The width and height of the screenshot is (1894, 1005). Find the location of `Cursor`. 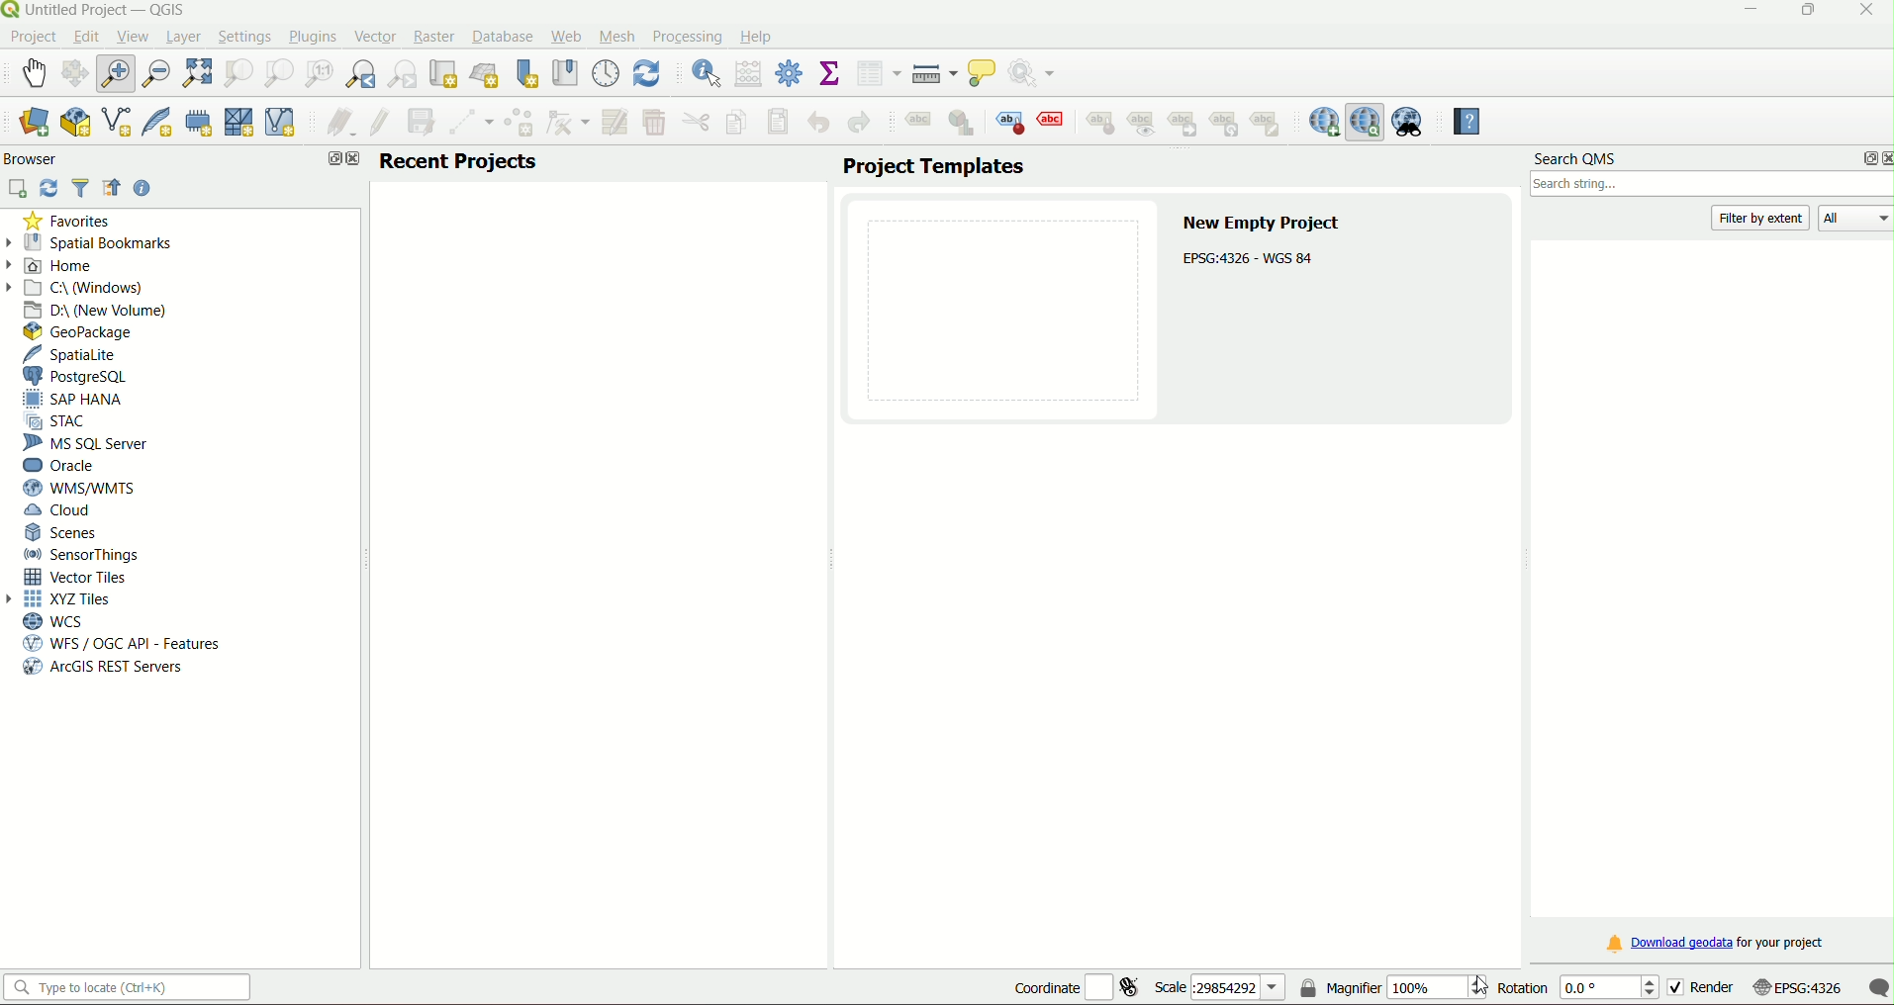

Cursor is located at coordinates (1486, 985).